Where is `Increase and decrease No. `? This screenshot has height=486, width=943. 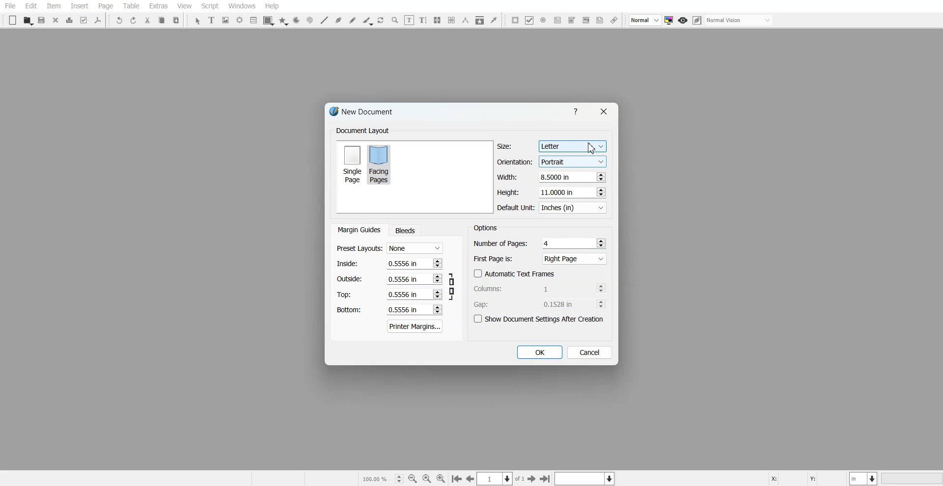
Increase and decrease No.  is located at coordinates (437, 263).